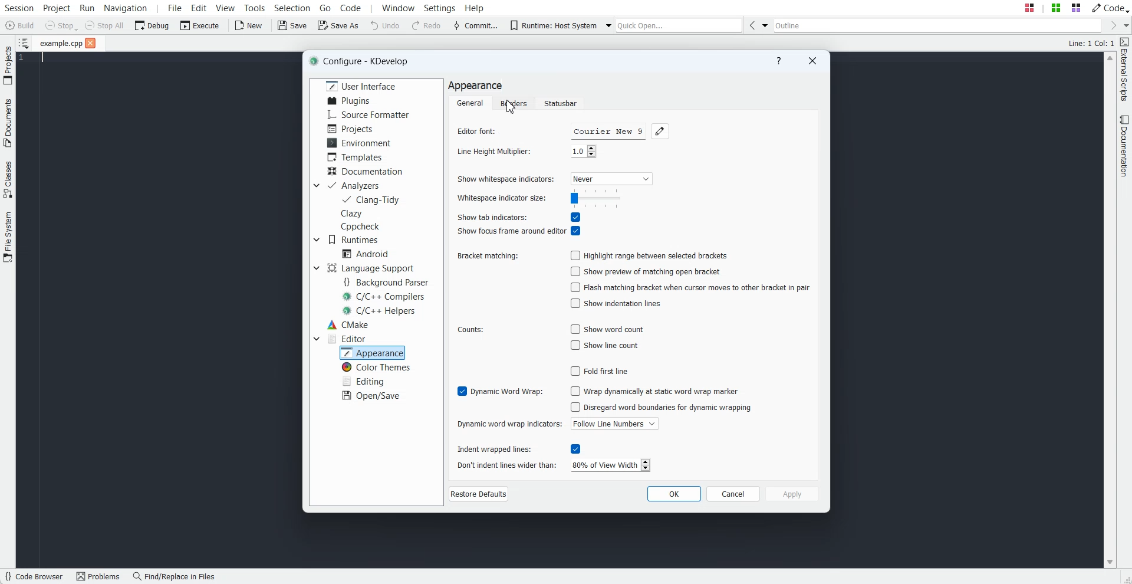  Describe the element at coordinates (476, 25) in the screenshot. I see `Commit` at that location.